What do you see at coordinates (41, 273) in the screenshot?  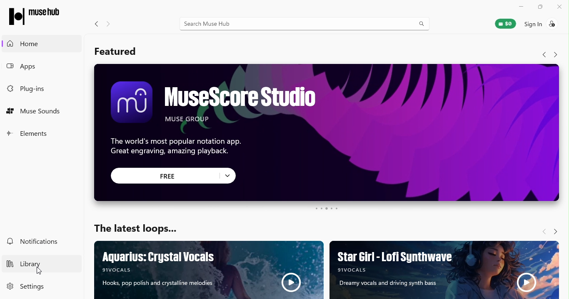 I see `Cursor` at bounding box center [41, 273].